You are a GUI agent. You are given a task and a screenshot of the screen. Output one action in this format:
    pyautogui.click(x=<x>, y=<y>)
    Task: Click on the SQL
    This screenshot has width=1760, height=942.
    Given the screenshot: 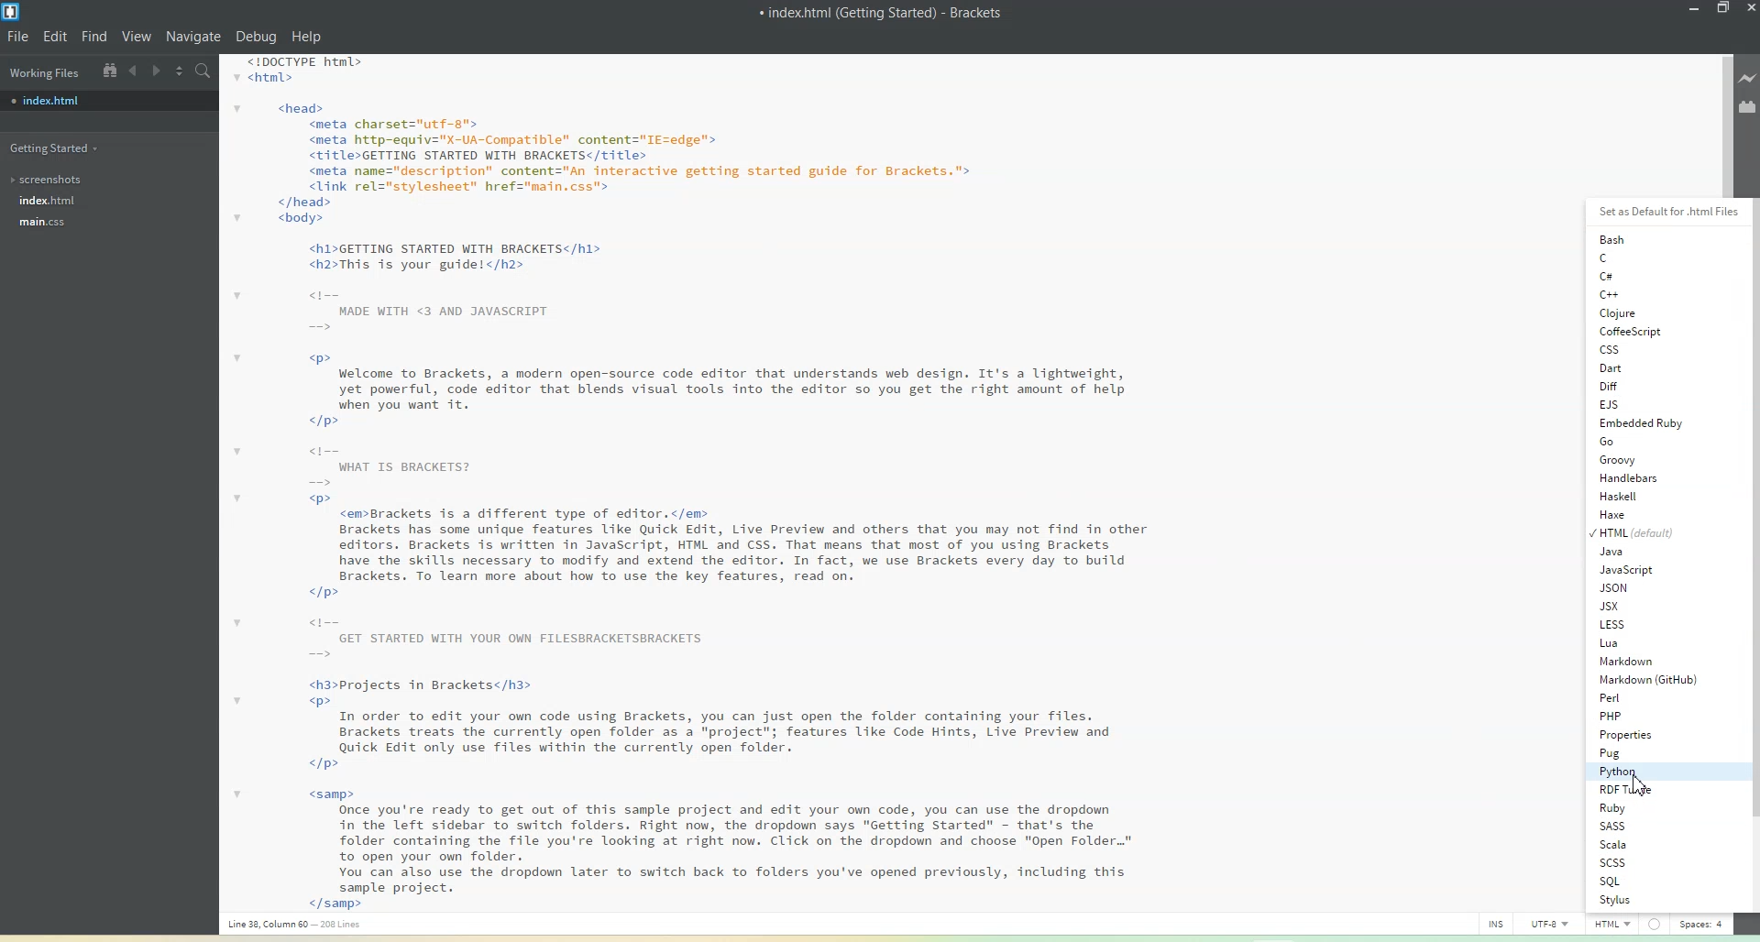 What is the action you would take?
    pyautogui.click(x=1648, y=881)
    